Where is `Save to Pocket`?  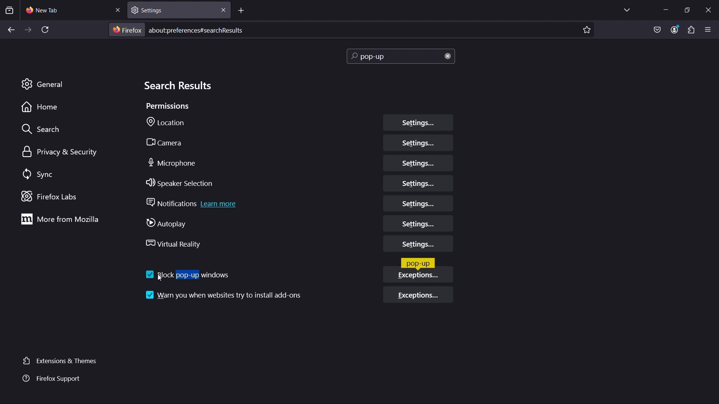
Save to Pocket is located at coordinates (657, 28).